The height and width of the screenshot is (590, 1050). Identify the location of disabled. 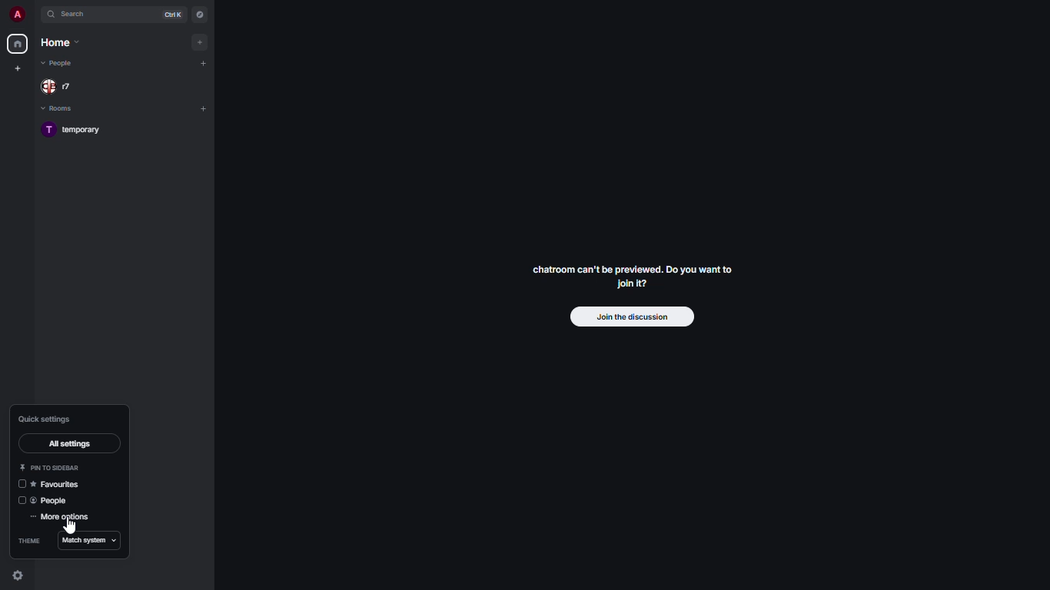
(22, 484).